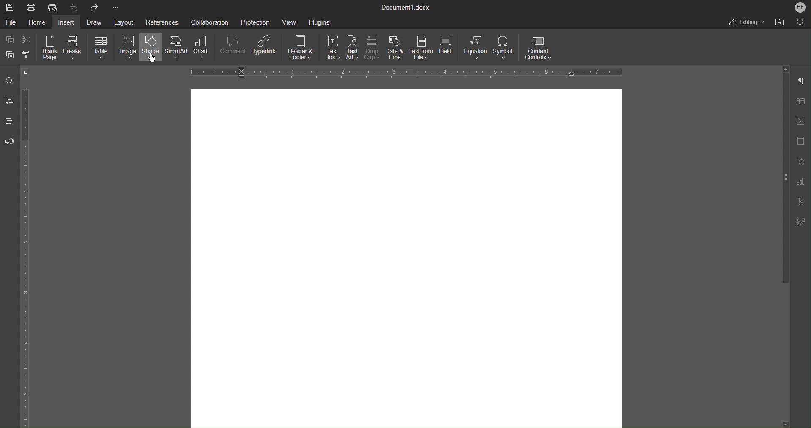  Describe the element at coordinates (793, 423) in the screenshot. I see `Scroll down` at that location.